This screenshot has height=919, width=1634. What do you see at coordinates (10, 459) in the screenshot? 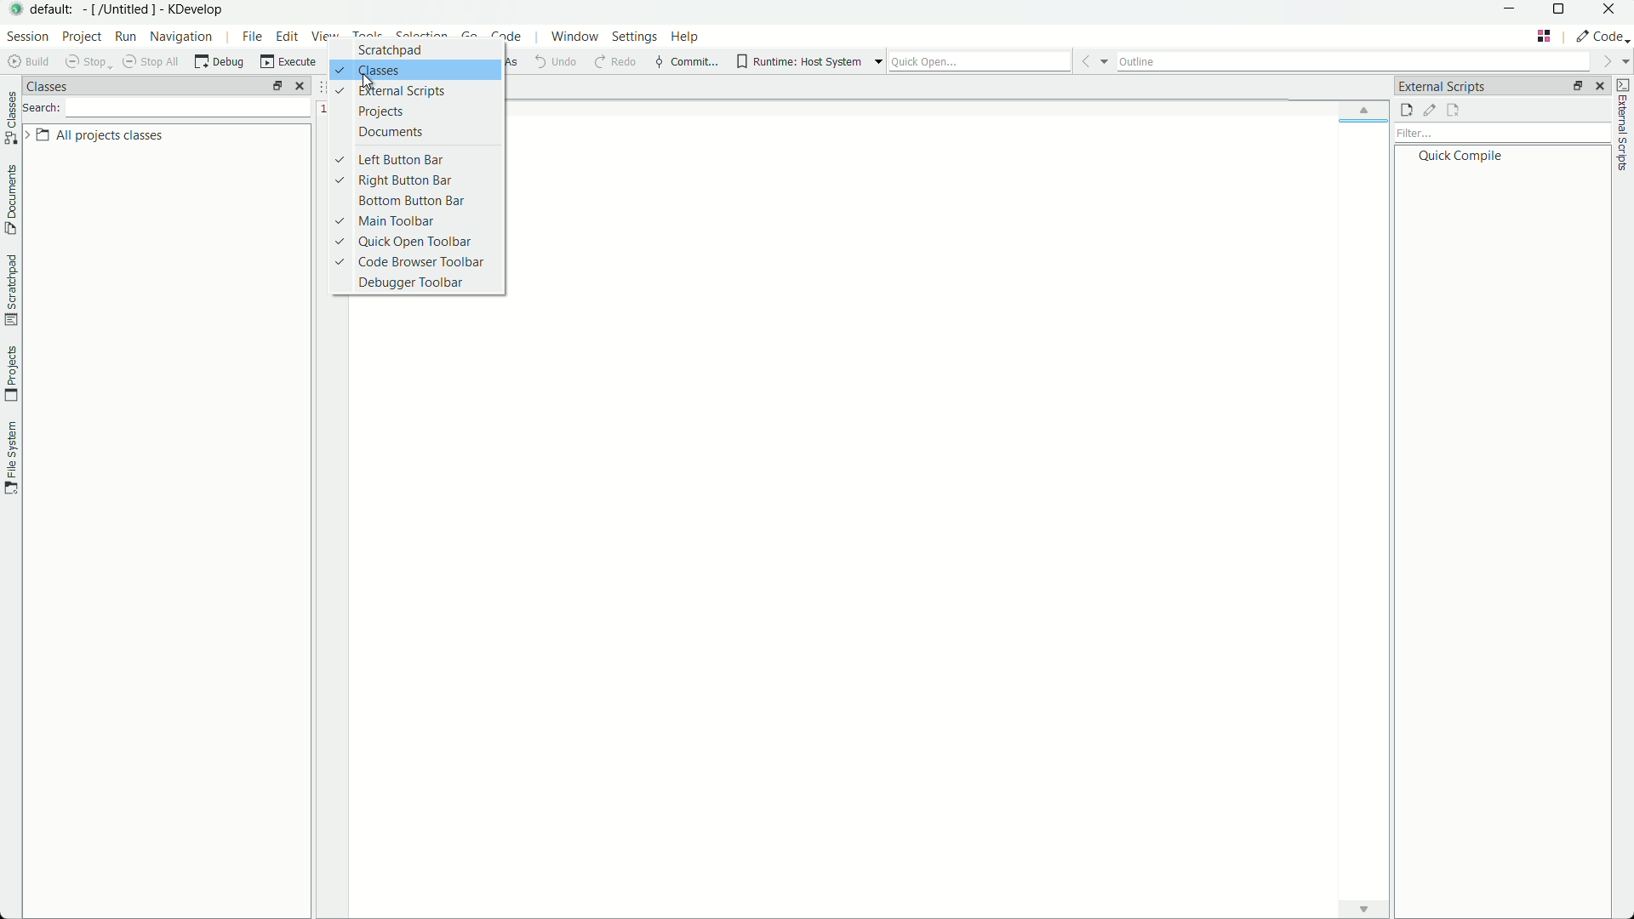
I see `file system` at bounding box center [10, 459].